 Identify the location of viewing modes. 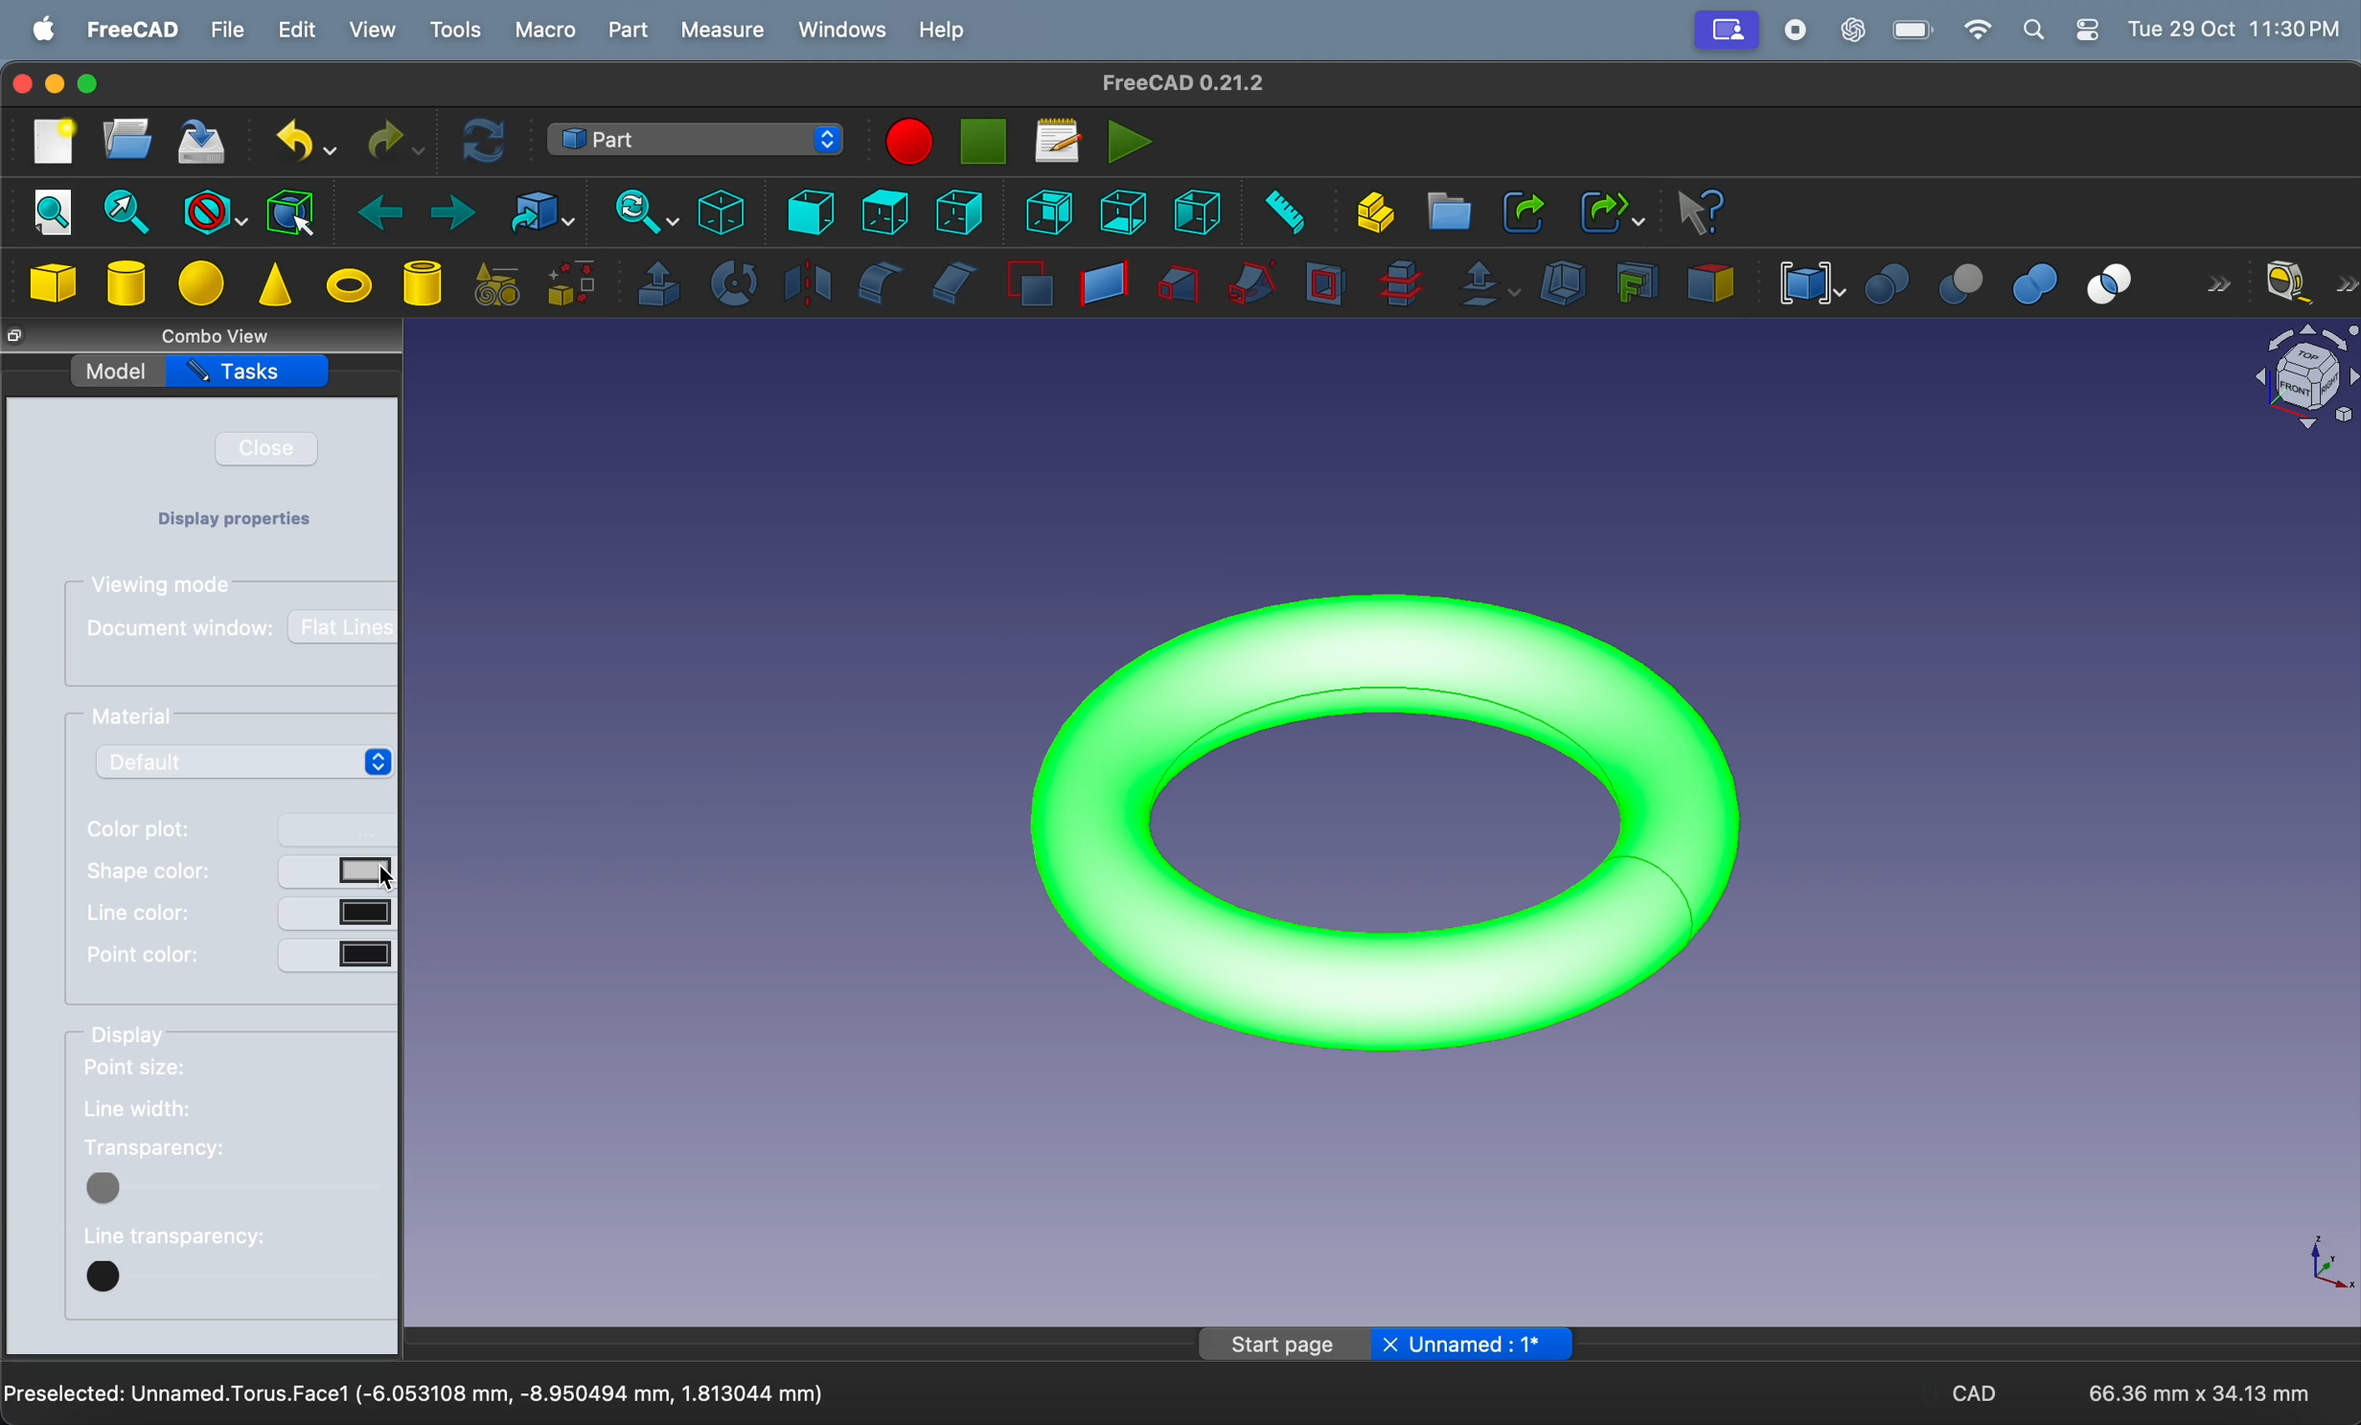
(161, 587).